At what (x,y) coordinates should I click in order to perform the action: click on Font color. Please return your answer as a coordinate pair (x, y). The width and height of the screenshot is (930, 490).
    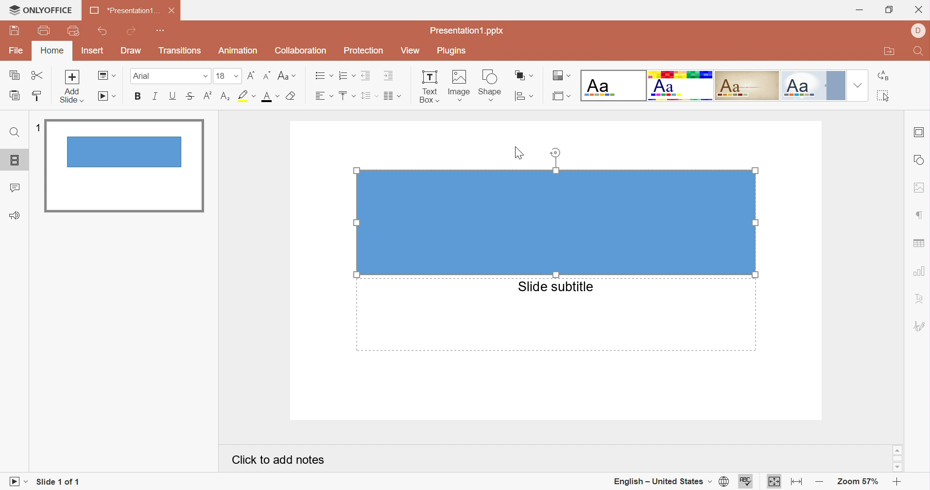
    Looking at the image, I should click on (271, 97).